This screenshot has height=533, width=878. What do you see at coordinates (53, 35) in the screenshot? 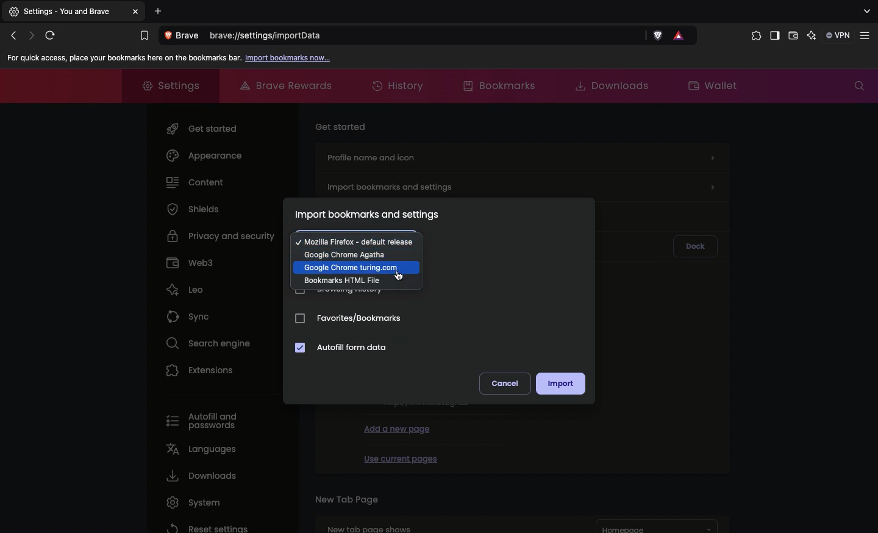
I see `Reload this page` at bounding box center [53, 35].